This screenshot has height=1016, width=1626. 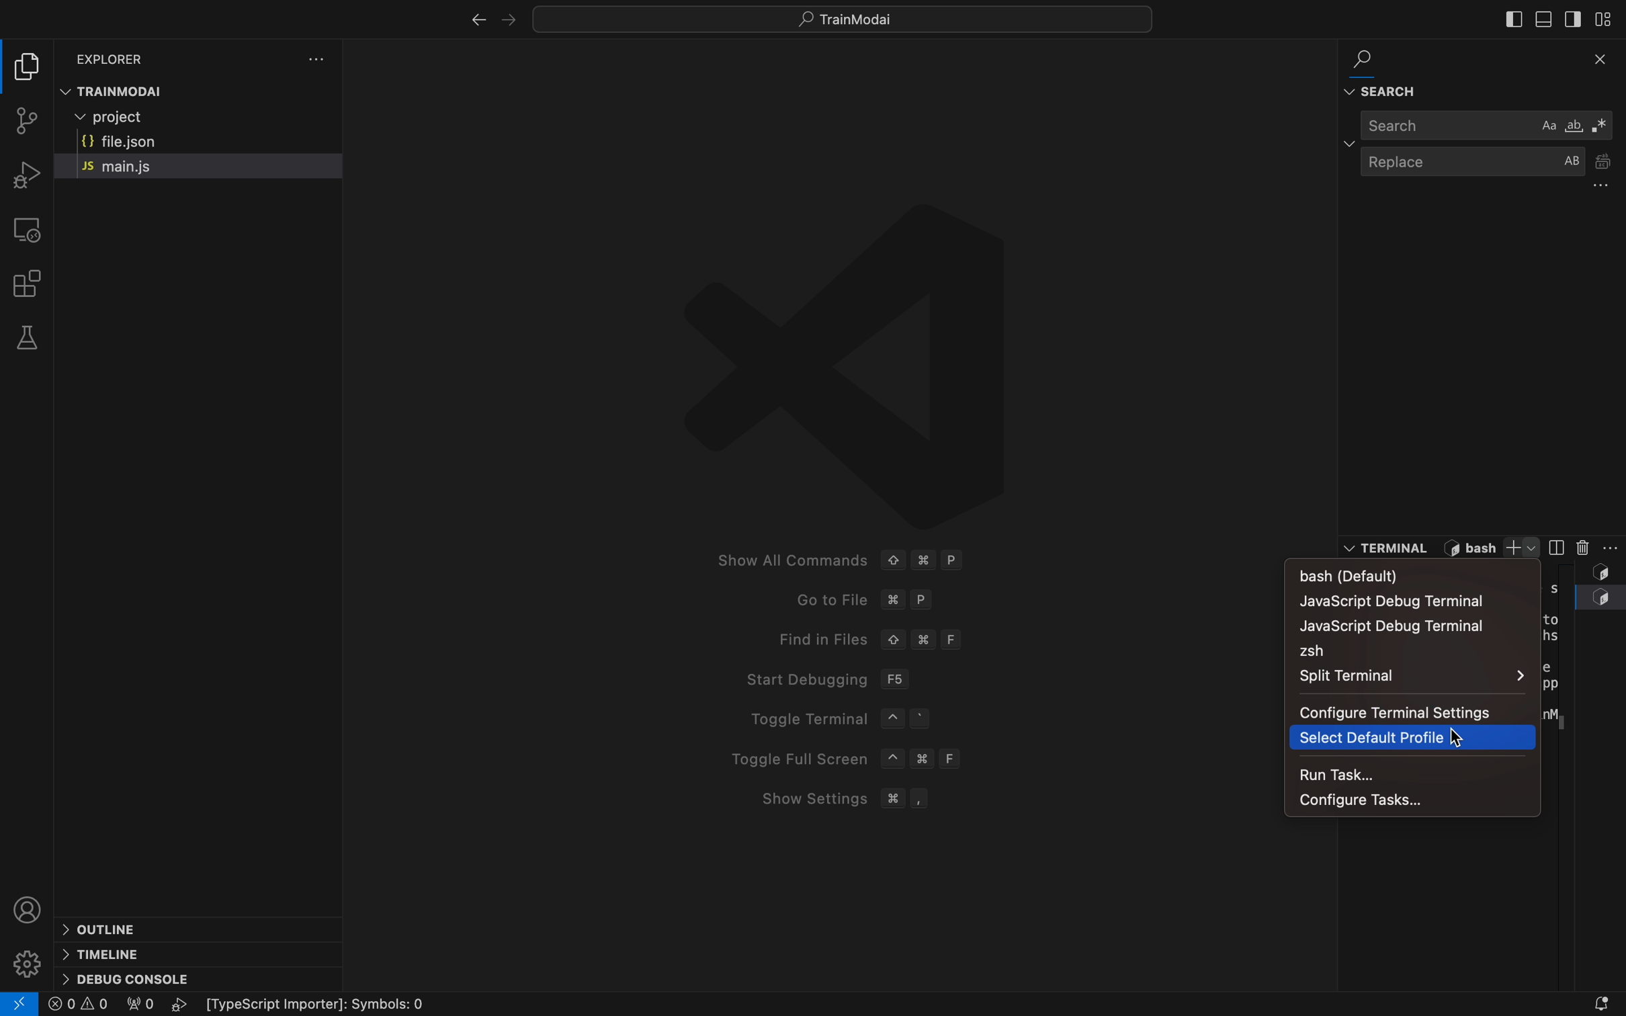 I want to click on , so click(x=1389, y=548).